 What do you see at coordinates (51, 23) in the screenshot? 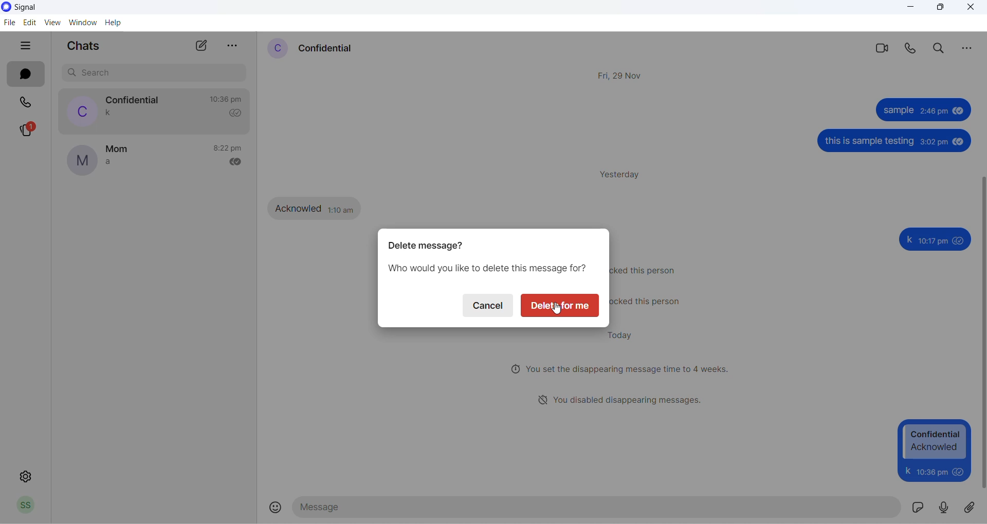
I see `view` at bounding box center [51, 23].